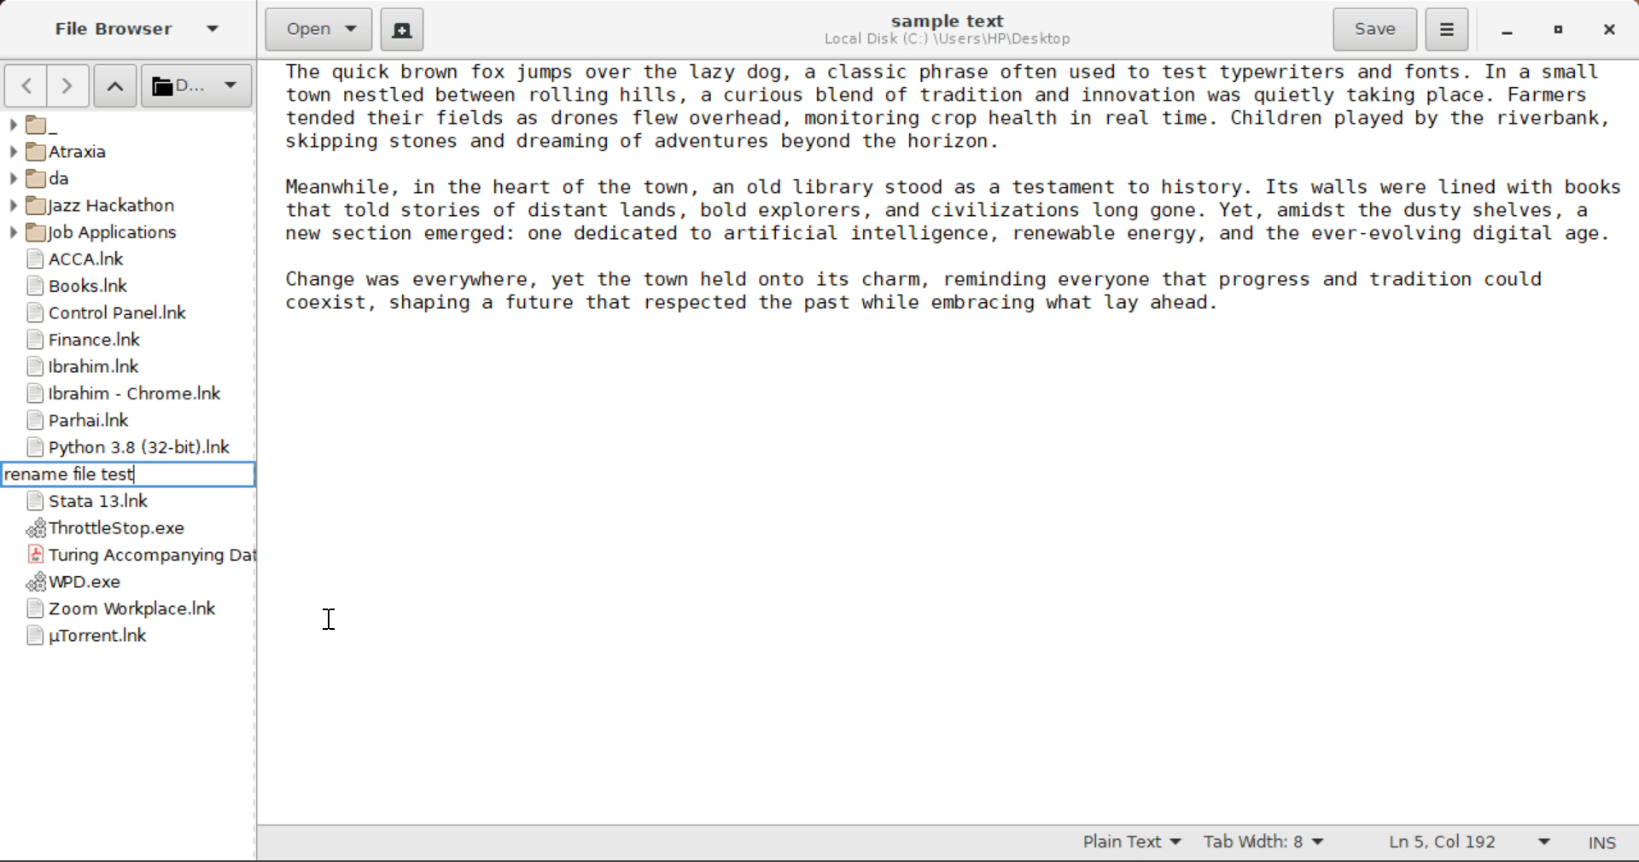 This screenshot has height=862, width=1639. Describe the element at coordinates (1377, 30) in the screenshot. I see `Save` at that location.